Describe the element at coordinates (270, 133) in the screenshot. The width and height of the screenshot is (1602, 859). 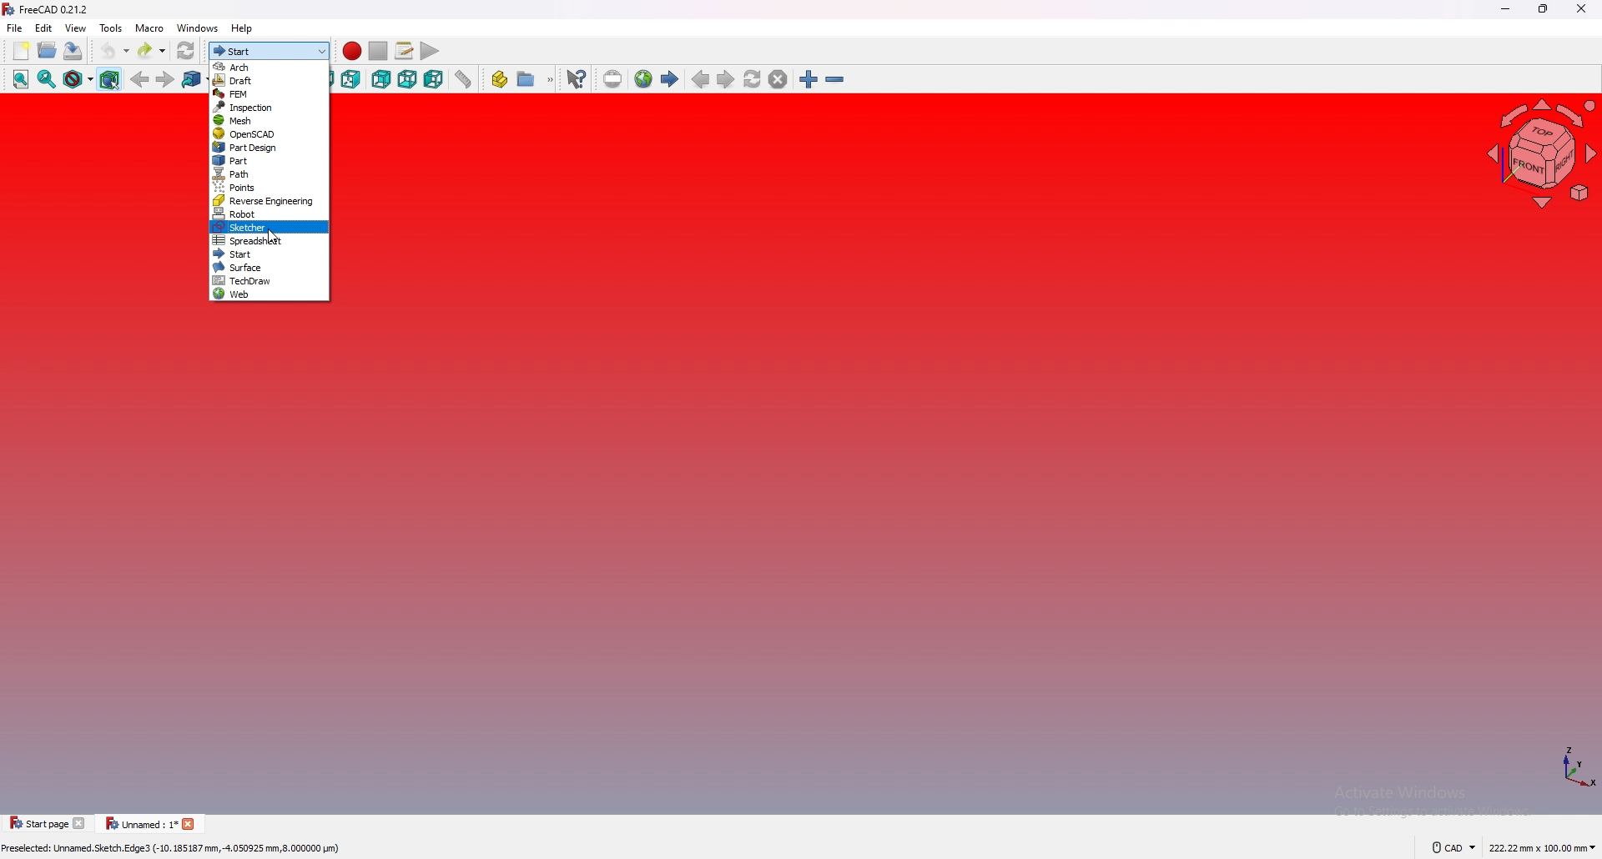
I see `open SCAD` at that location.